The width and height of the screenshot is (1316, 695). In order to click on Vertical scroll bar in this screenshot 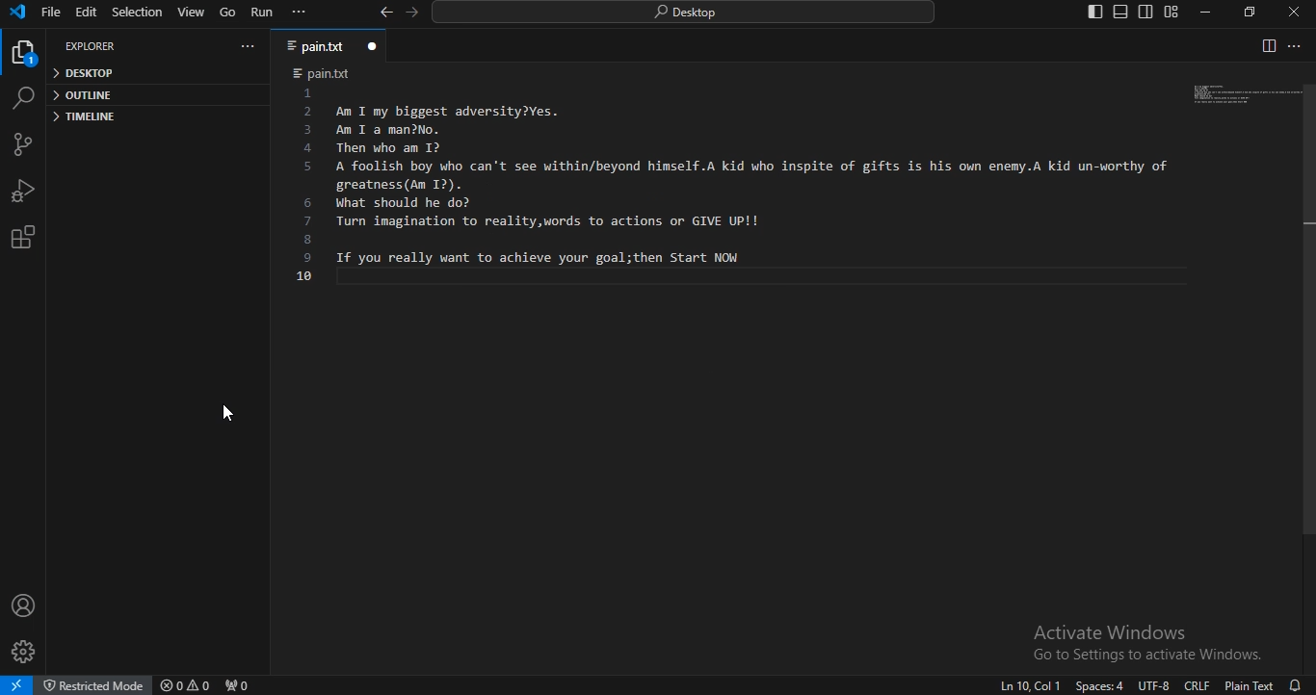, I will do `click(1307, 310)`.